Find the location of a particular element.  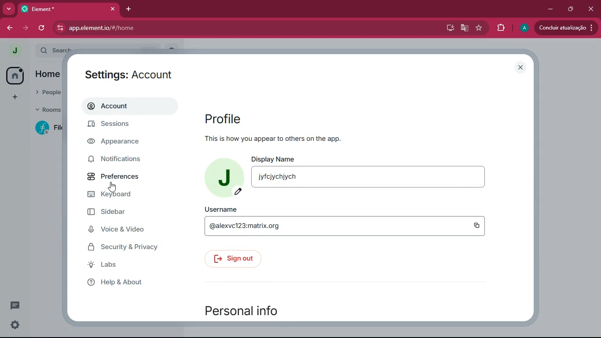

jyfcjychjych is located at coordinates (281, 177).